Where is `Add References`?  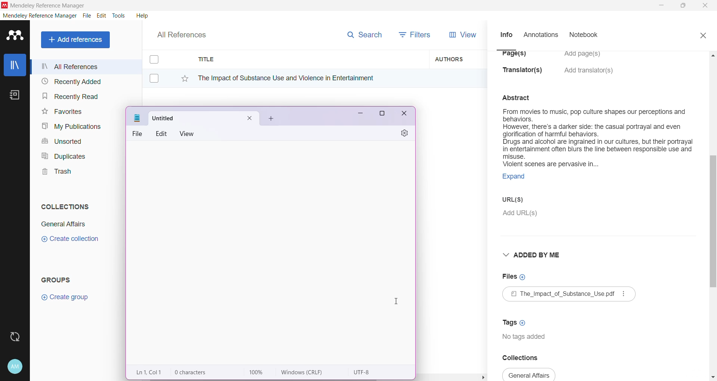
Add References is located at coordinates (77, 40).